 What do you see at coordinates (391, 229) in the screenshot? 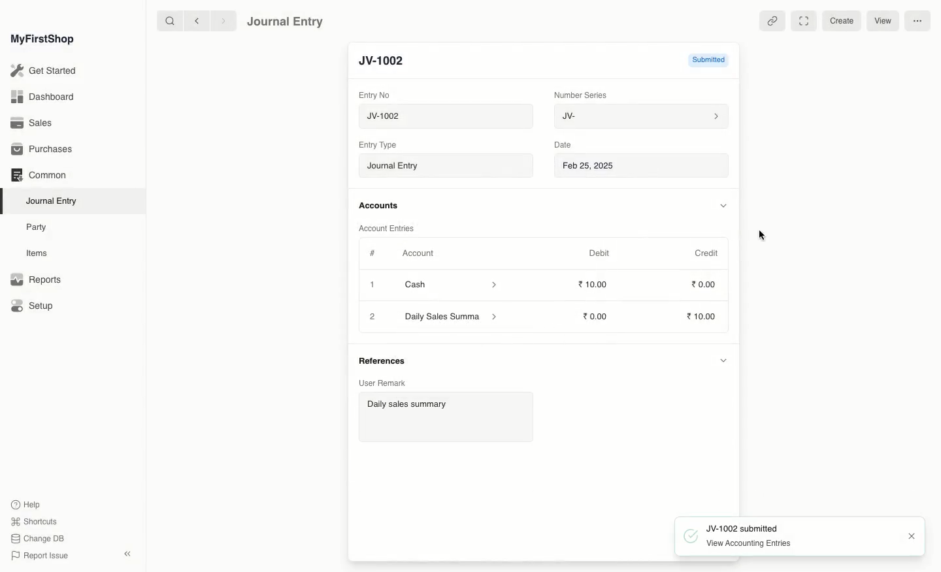
I see `Account Entries` at bounding box center [391, 229].